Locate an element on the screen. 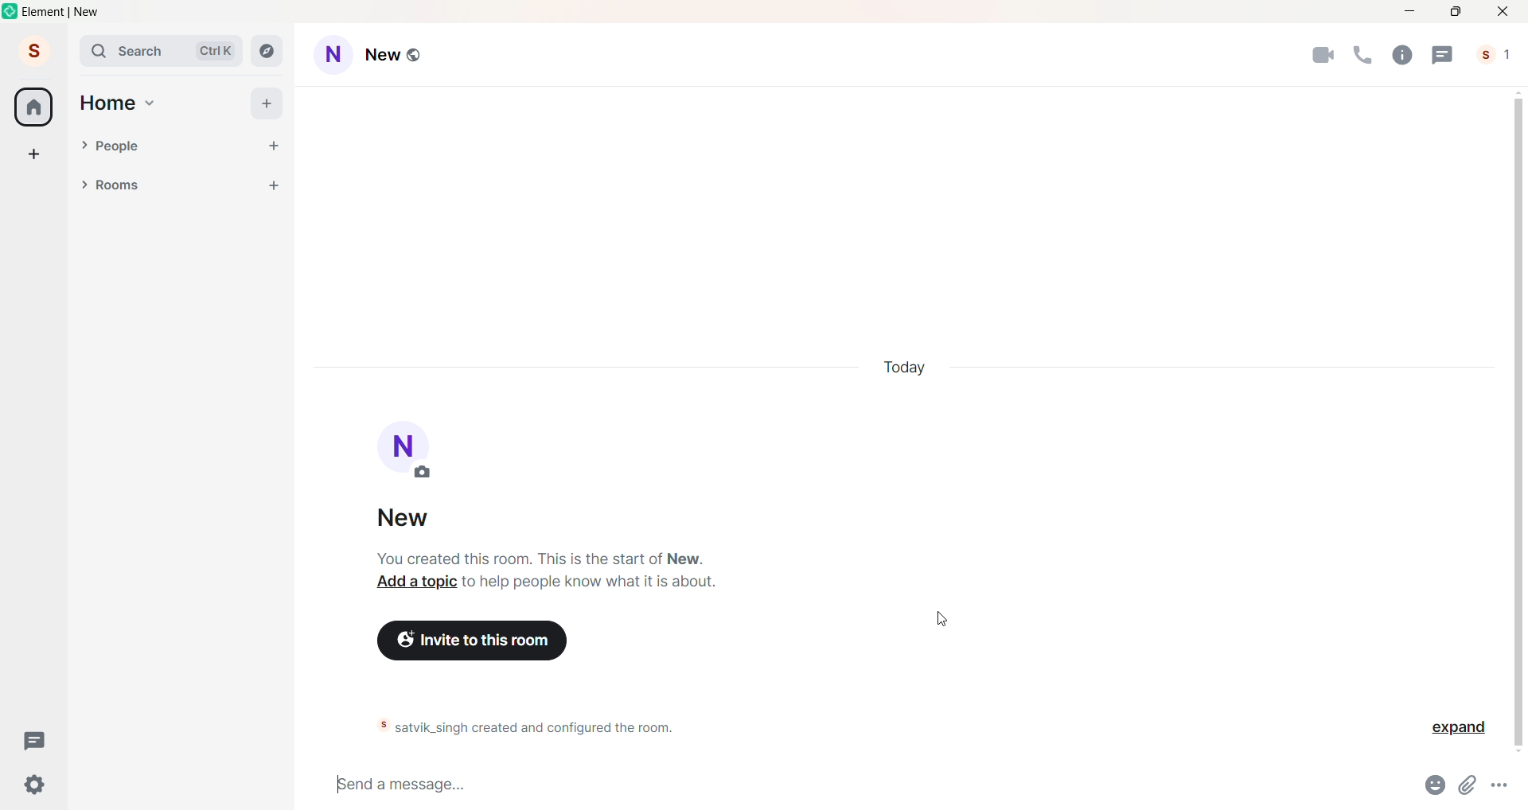 The width and height of the screenshot is (1528, 810). Ctrl K is located at coordinates (216, 51).